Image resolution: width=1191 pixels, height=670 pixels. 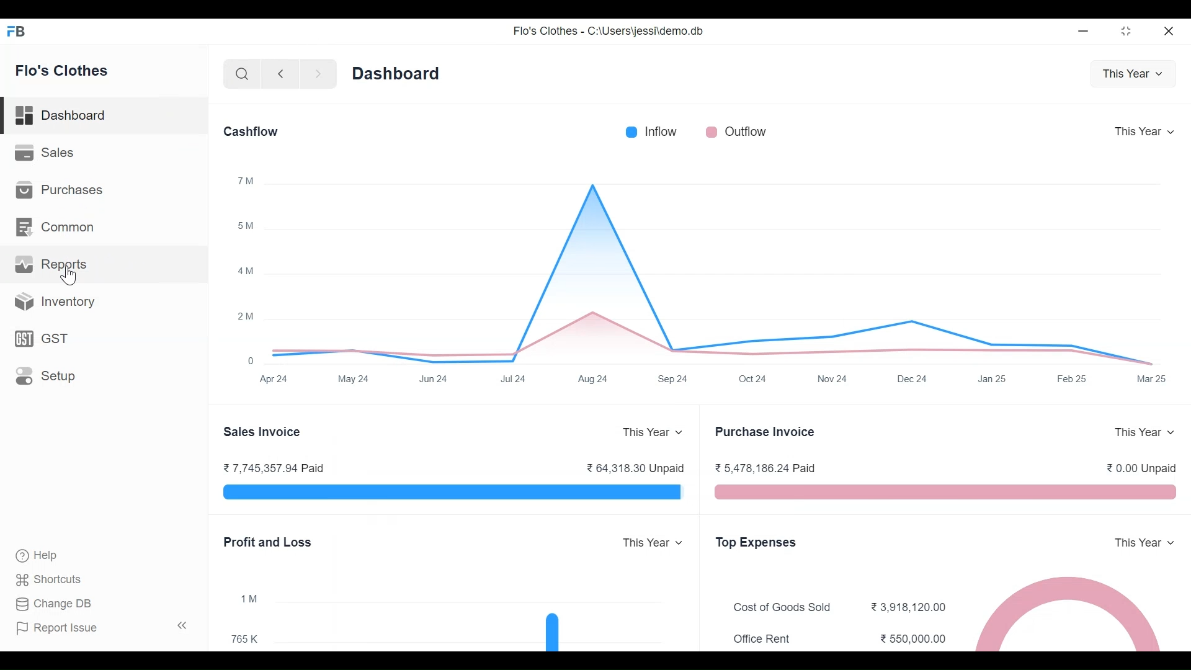 I want to click on Shortcuts, so click(x=50, y=579).